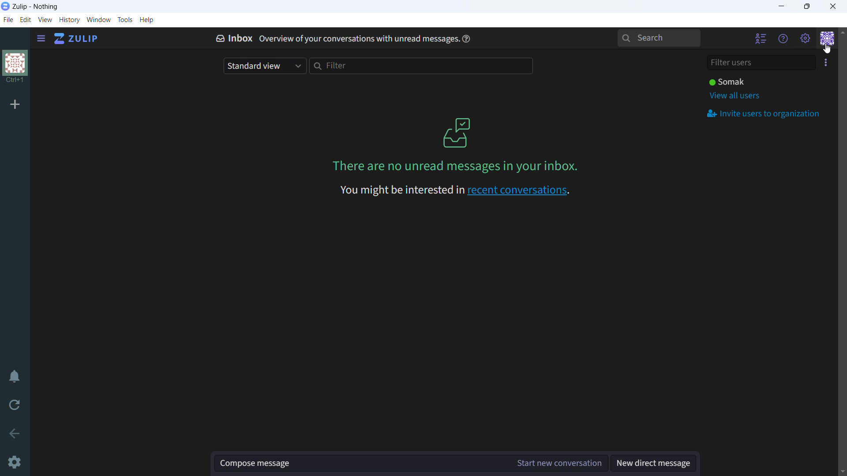 This screenshot has width=847, height=476. I want to click on view all users, so click(735, 95).